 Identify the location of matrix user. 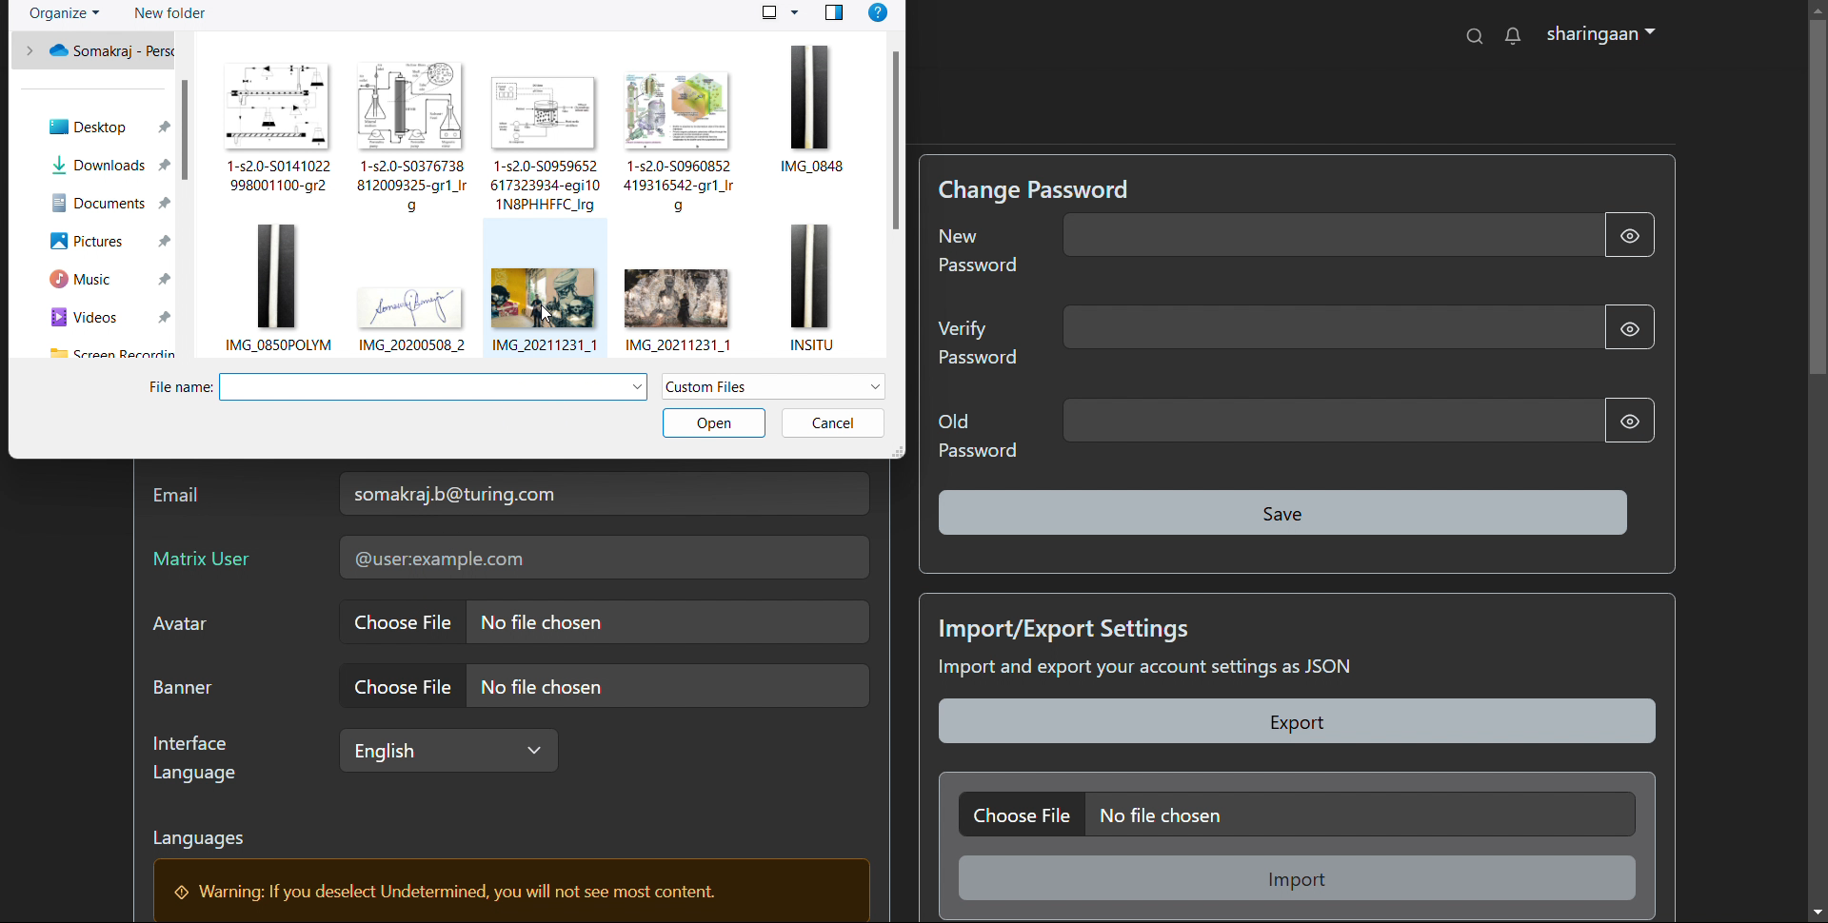
(602, 559).